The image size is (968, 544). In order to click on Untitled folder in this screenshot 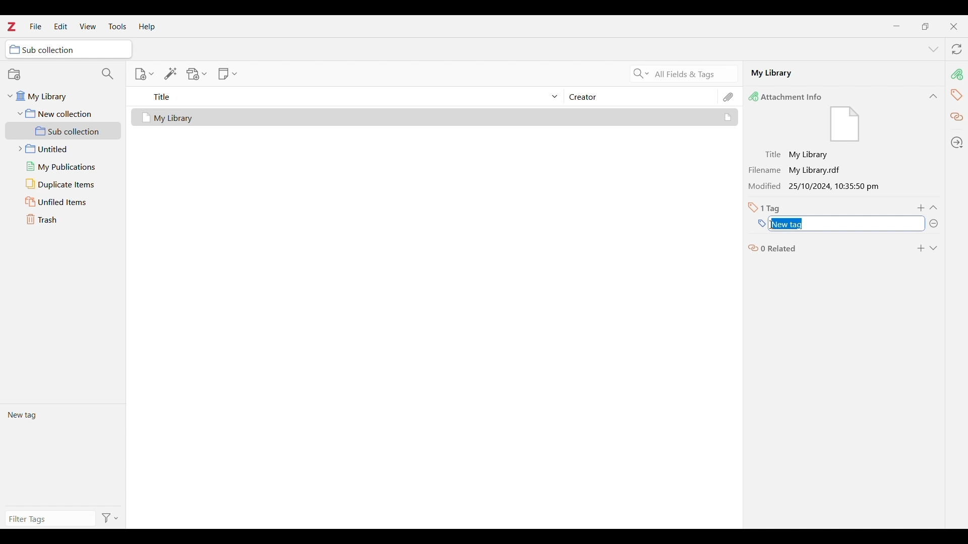, I will do `click(61, 148)`.